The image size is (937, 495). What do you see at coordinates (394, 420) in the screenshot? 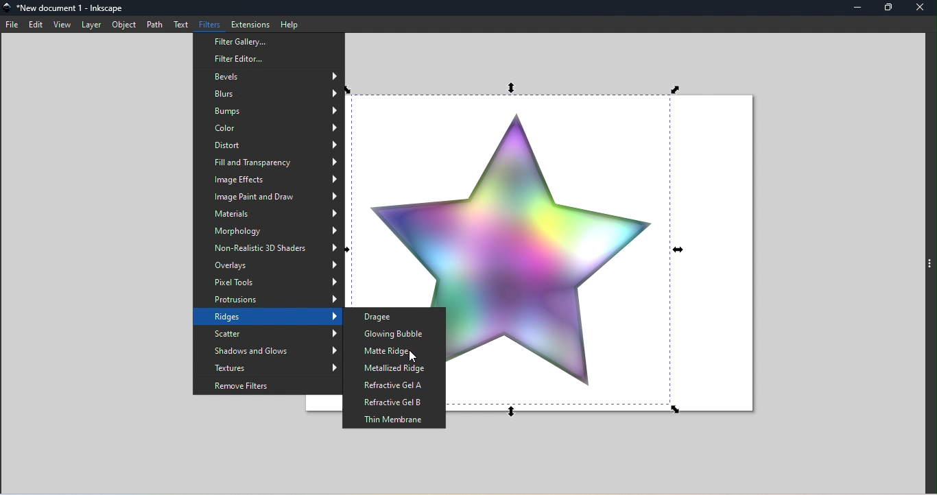
I see `Thin Membrane` at bounding box center [394, 420].